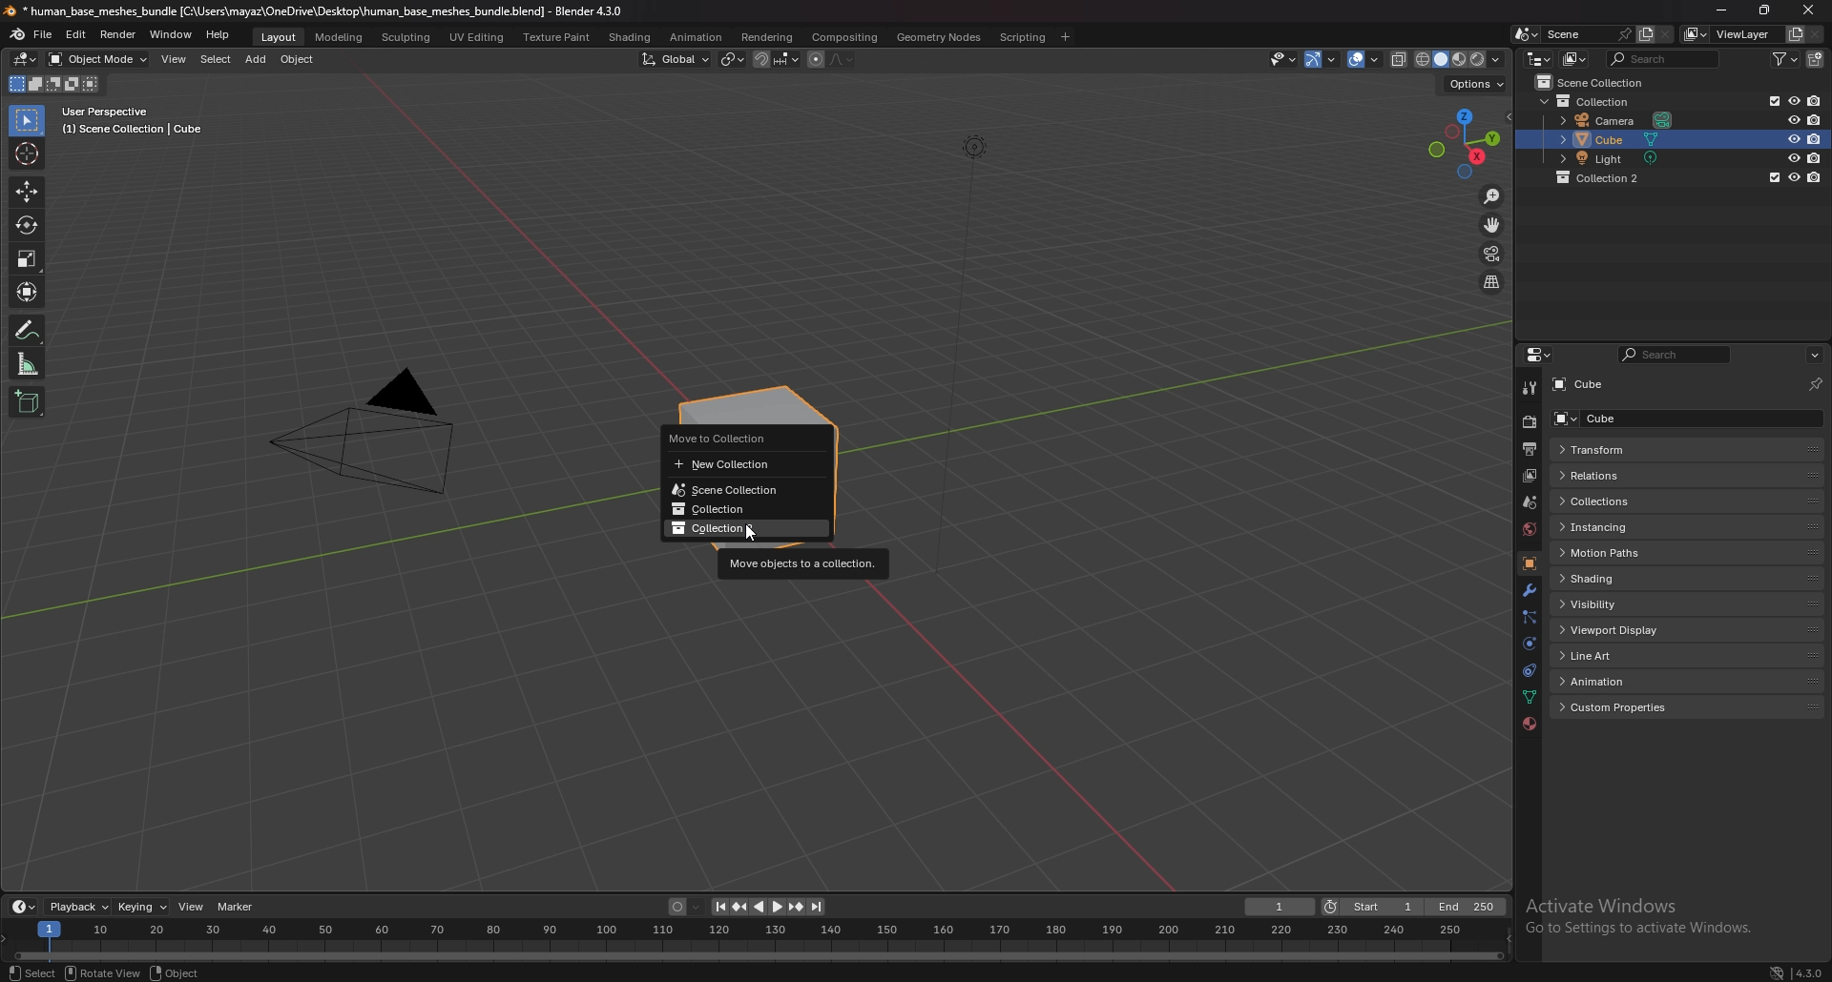 The width and height of the screenshot is (1832, 982). Describe the element at coordinates (1816, 384) in the screenshot. I see `toggle pin id` at that location.